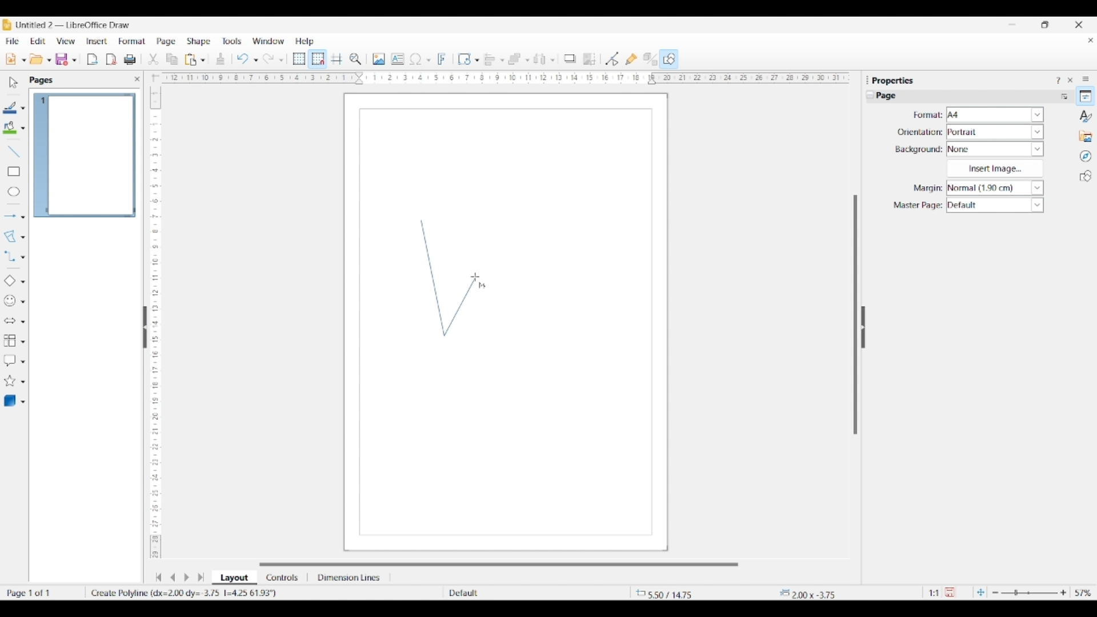 The height and width of the screenshot is (617, 1097). Describe the element at coordinates (464, 59) in the screenshot. I see `Selected transformation` at that location.